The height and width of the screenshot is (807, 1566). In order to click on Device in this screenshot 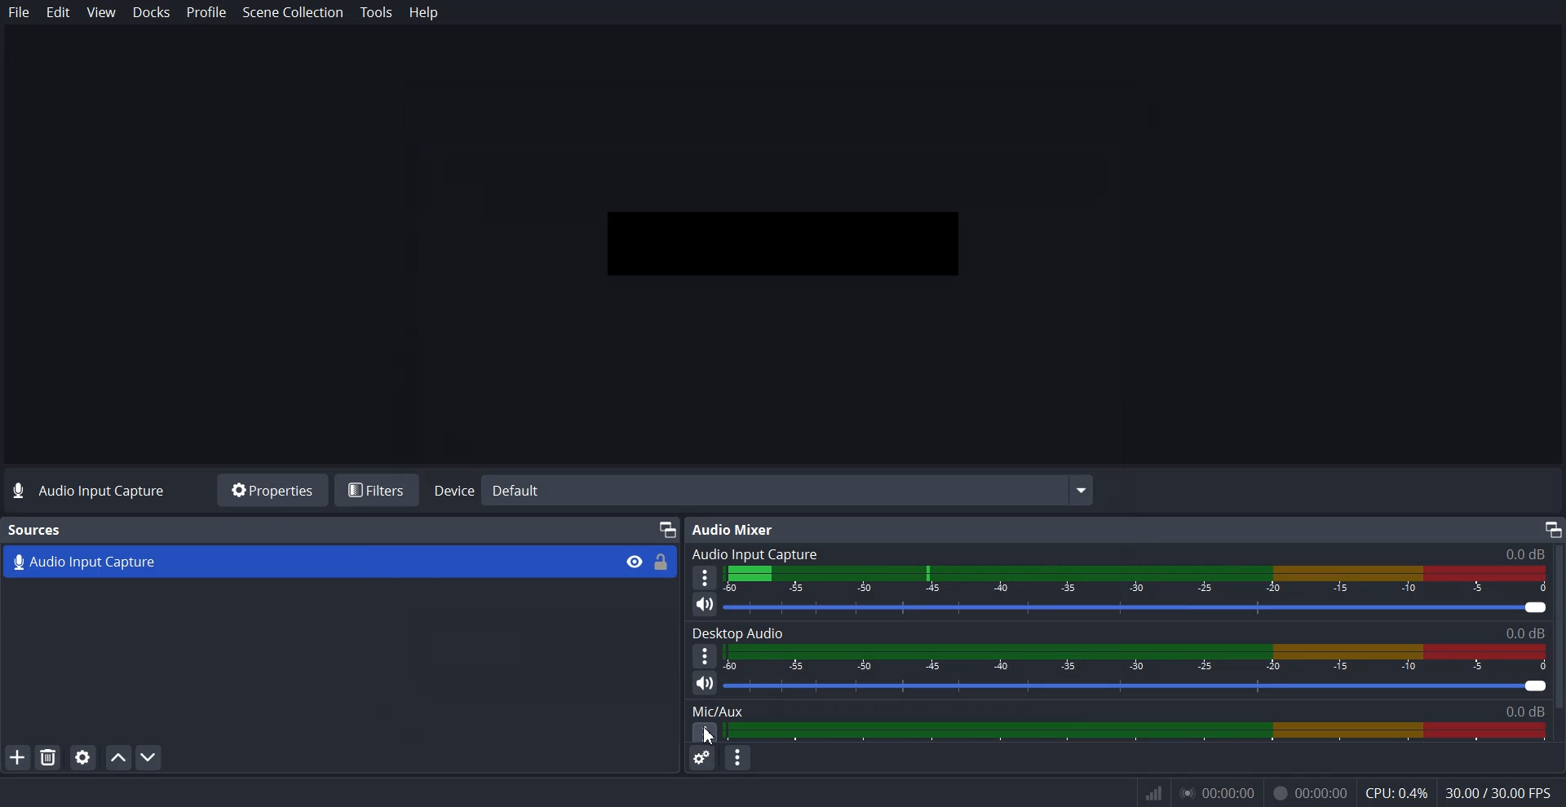, I will do `click(668, 530)`.